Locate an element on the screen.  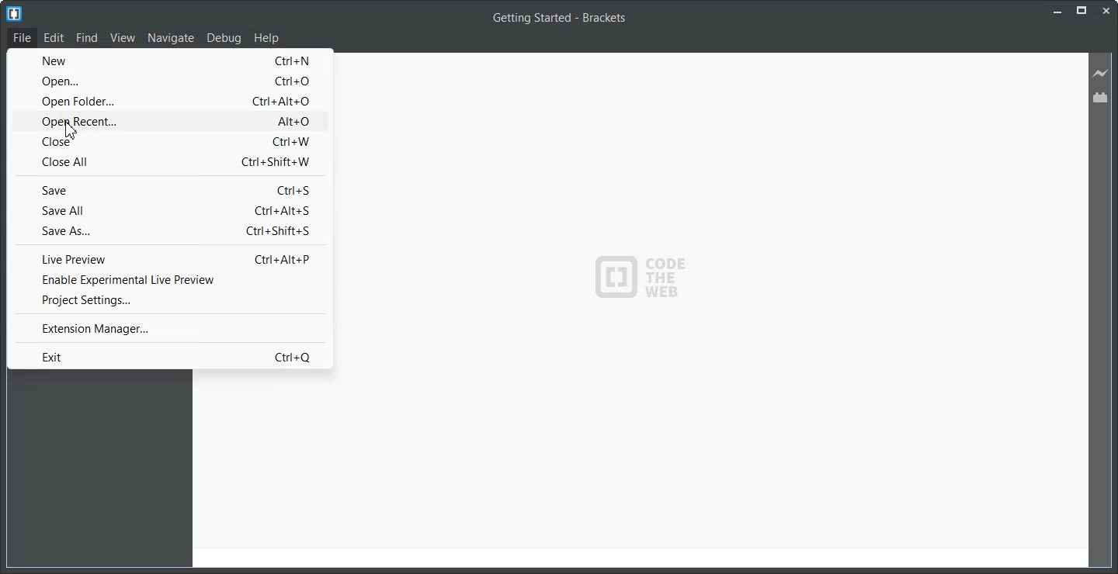
Edit is located at coordinates (54, 37).